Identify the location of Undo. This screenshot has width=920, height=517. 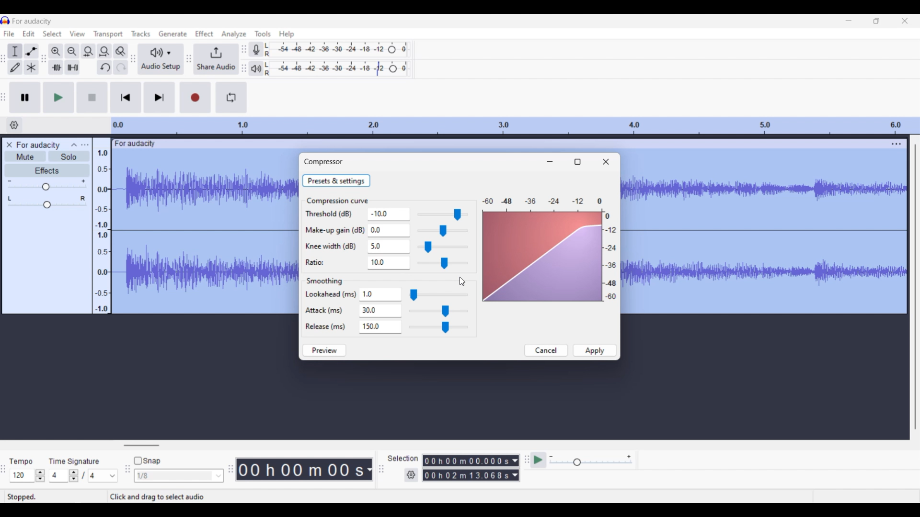
(104, 67).